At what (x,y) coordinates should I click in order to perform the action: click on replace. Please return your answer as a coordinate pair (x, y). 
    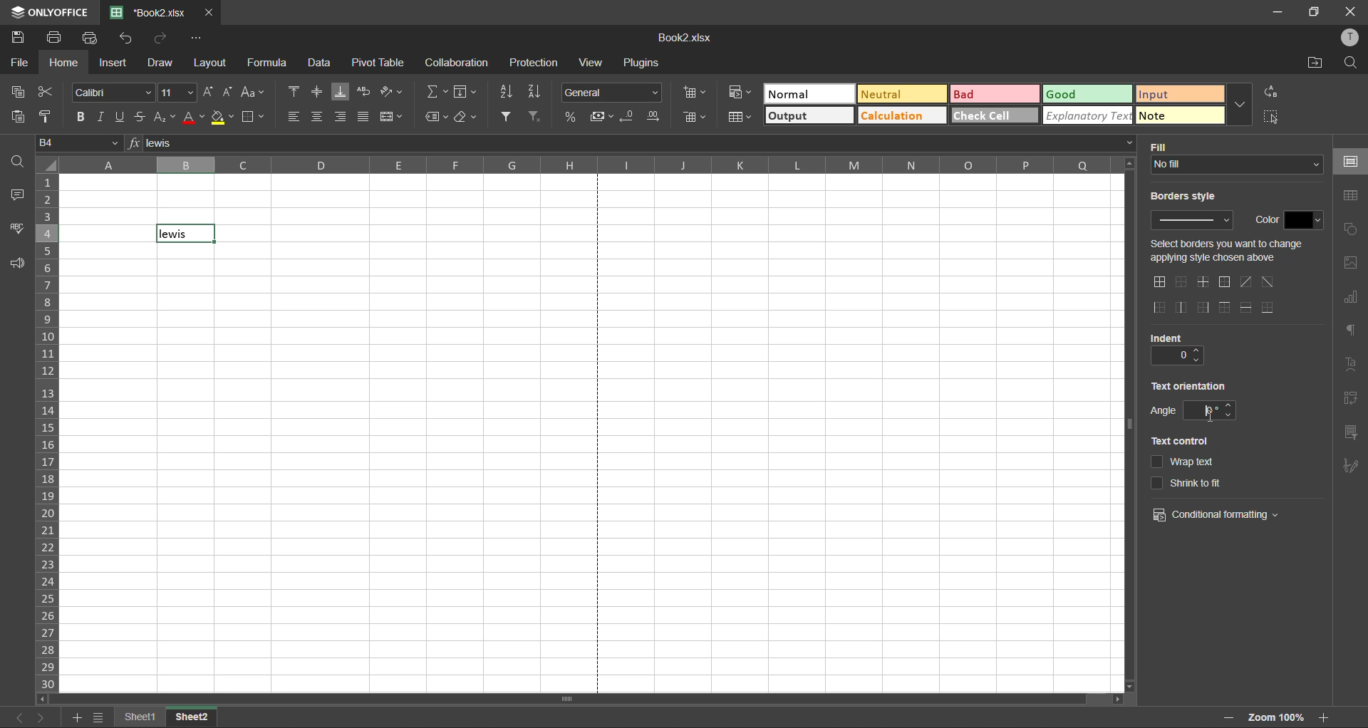
    Looking at the image, I should click on (1273, 95).